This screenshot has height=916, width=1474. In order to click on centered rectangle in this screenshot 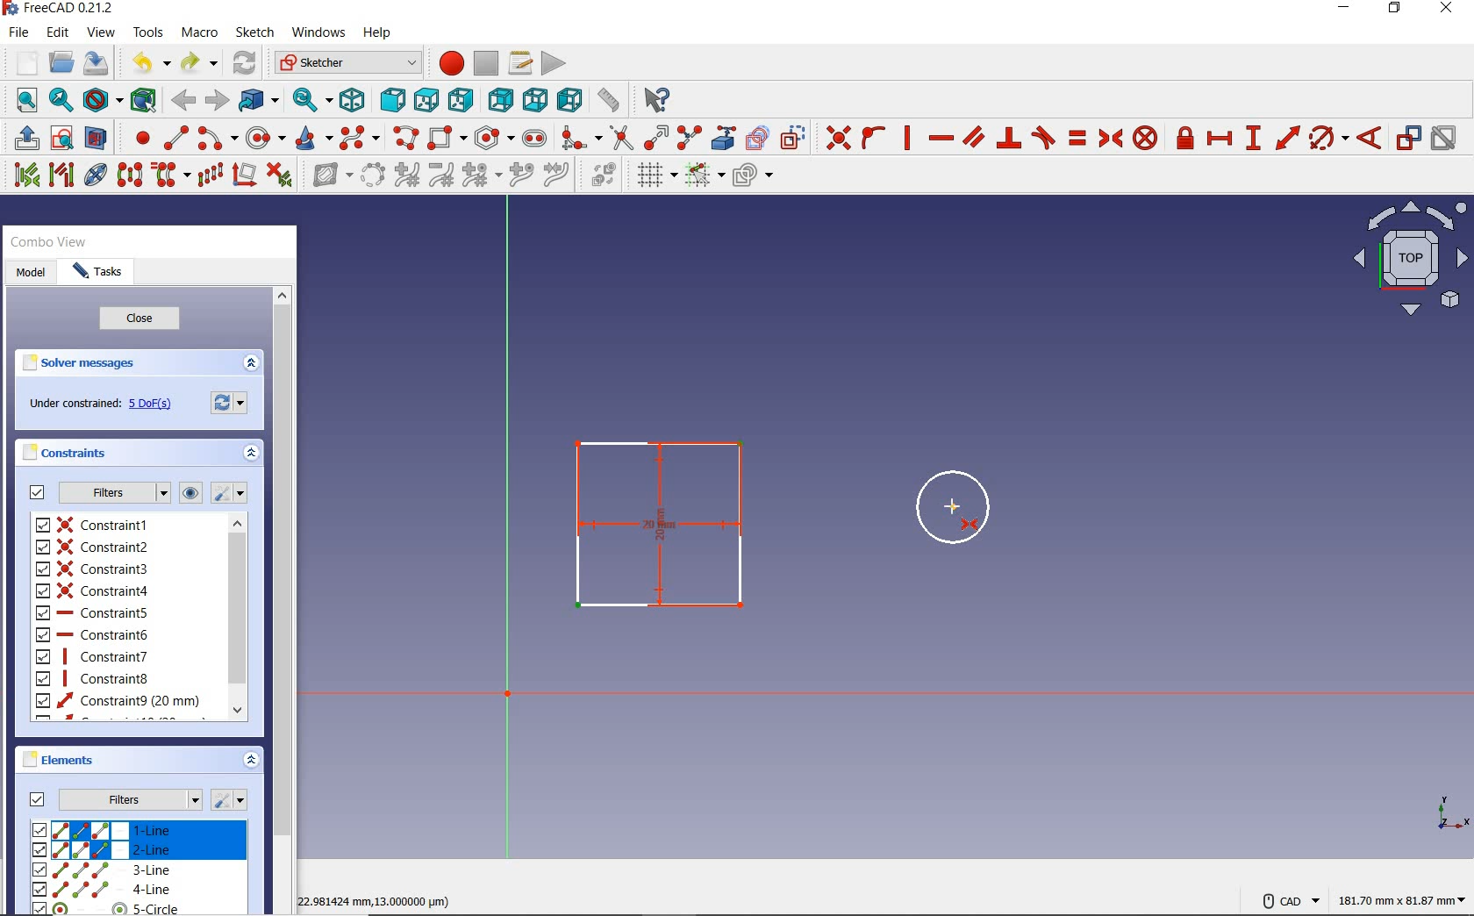, I will do `click(658, 526)`.